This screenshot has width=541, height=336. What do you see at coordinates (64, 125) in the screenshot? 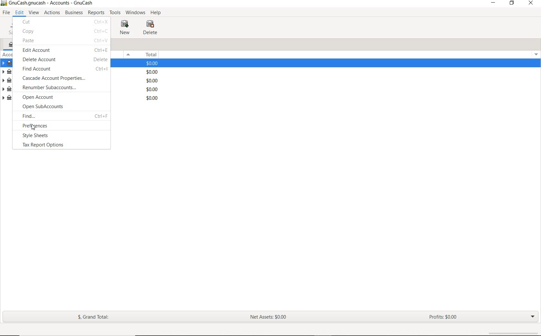
I see `PREFERENCES` at bounding box center [64, 125].